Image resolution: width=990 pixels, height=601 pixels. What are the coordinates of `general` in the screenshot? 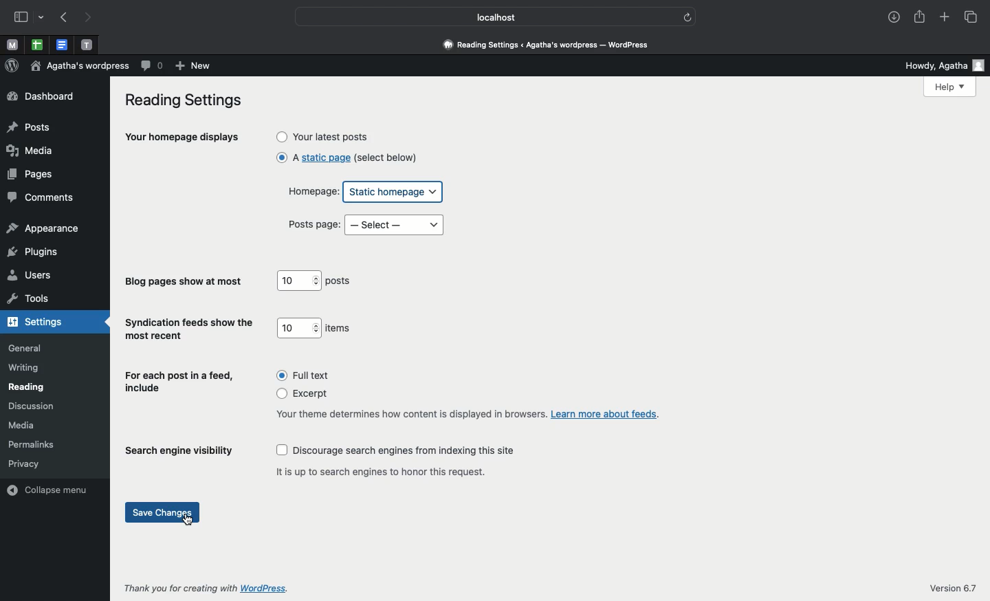 It's located at (25, 348).